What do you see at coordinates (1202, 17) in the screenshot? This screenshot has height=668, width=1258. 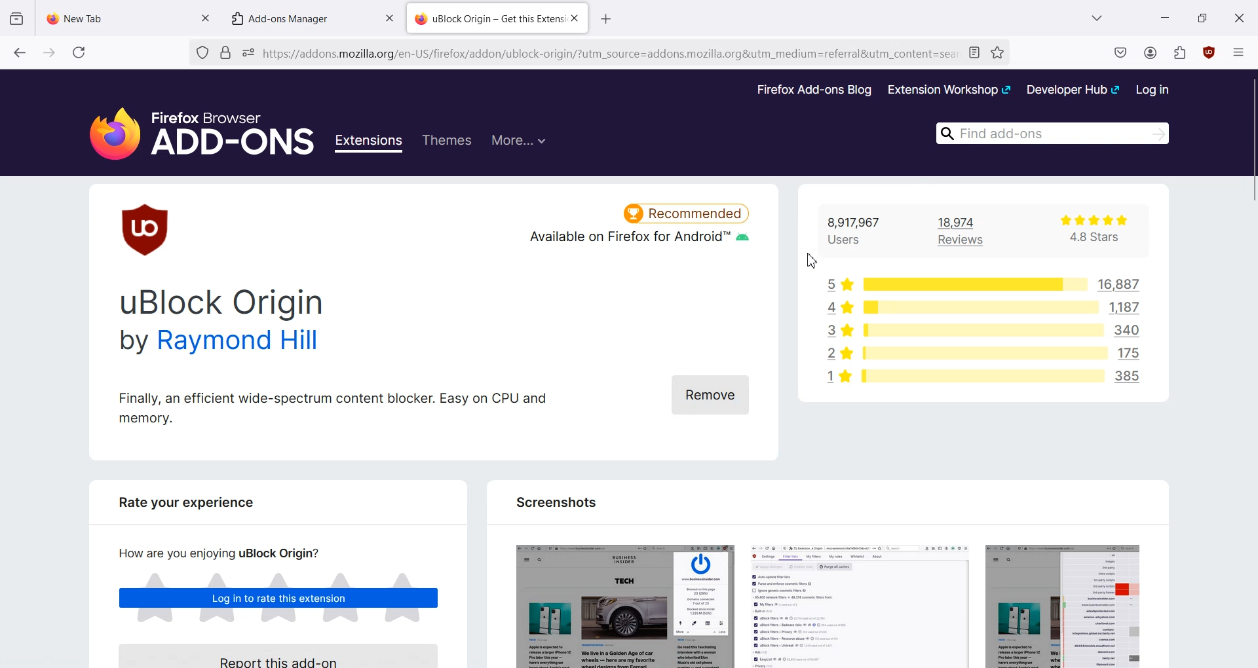 I see `Maximize` at bounding box center [1202, 17].